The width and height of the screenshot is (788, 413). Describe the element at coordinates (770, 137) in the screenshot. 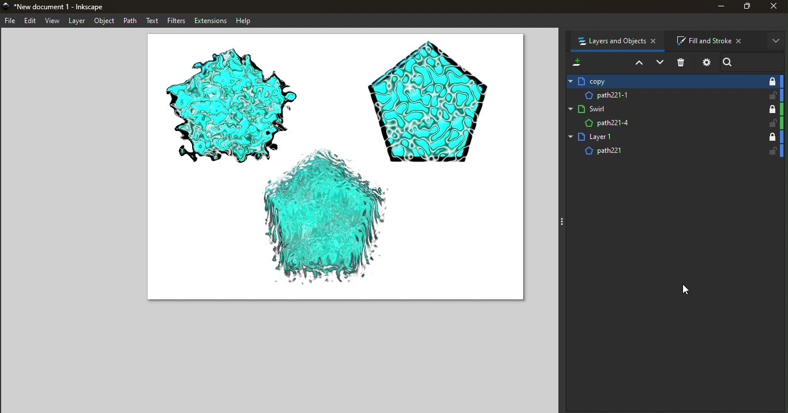

I see `lock/unlock layer` at that location.